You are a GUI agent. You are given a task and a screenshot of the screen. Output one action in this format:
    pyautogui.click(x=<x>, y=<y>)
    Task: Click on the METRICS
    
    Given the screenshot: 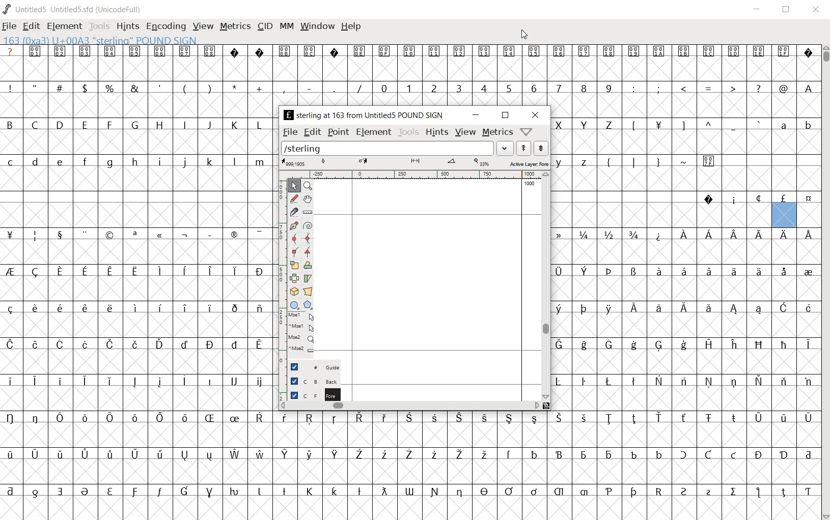 What is the action you would take?
    pyautogui.click(x=234, y=27)
    